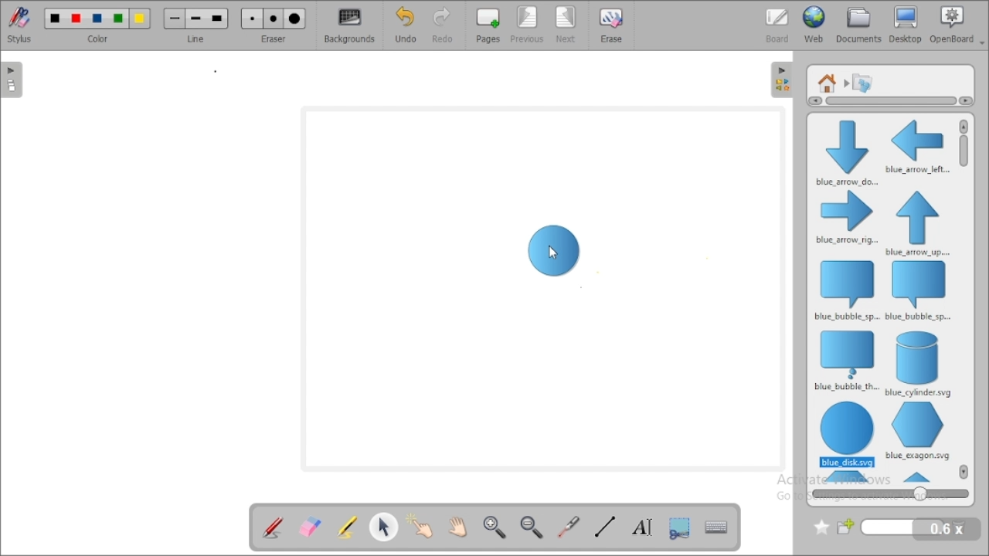 The image size is (989, 556). Describe the element at coordinates (859, 25) in the screenshot. I see `documents` at that location.